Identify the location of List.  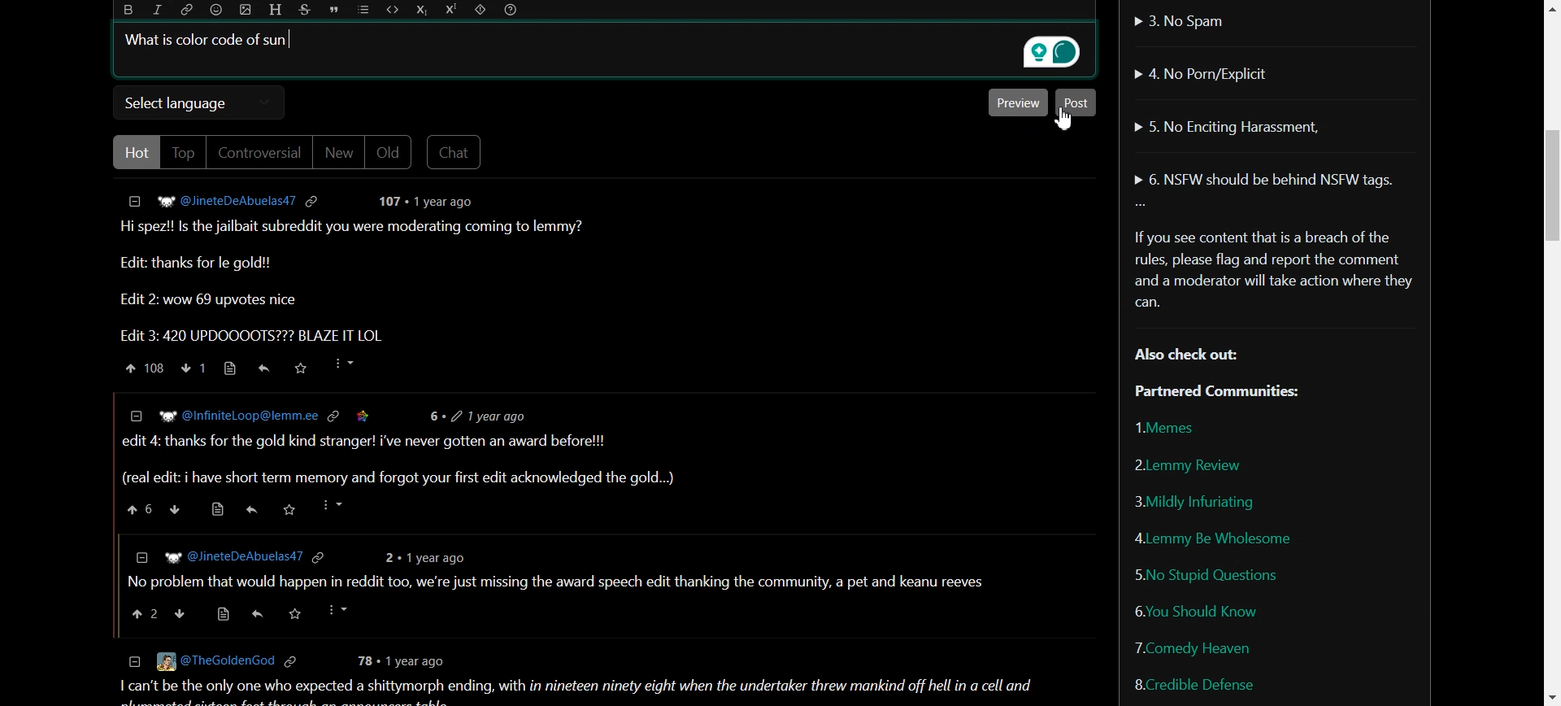
(363, 10).